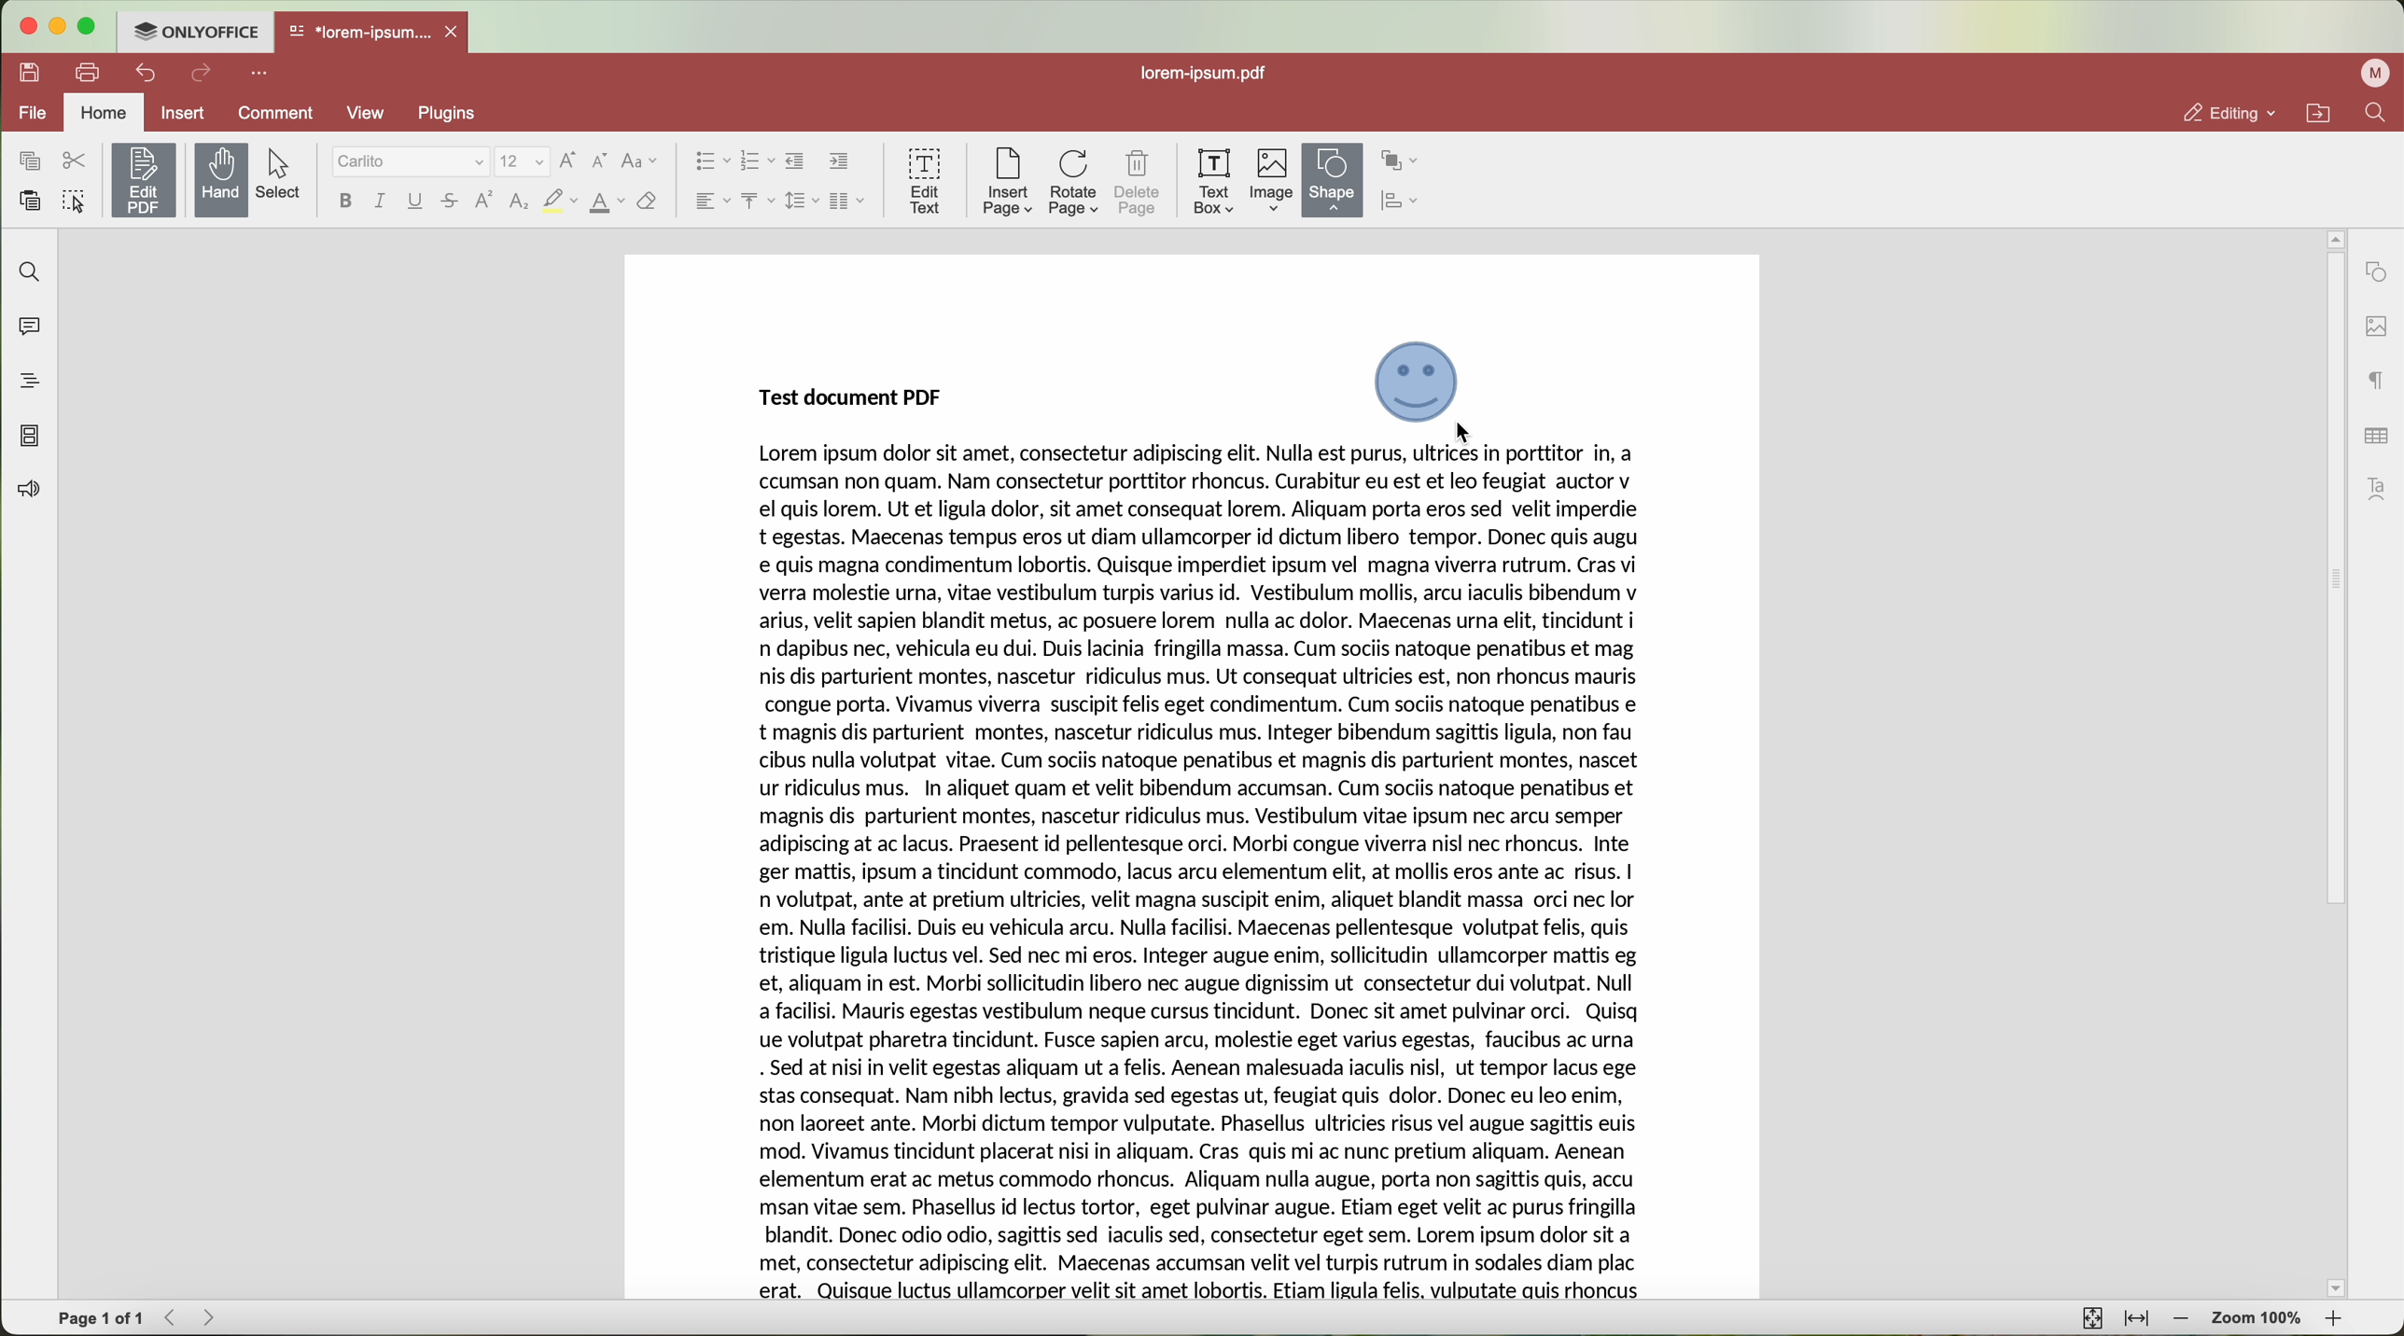 Image resolution: width=2404 pixels, height=1336 pixels. I want to click on lorem-ipsum.pdf, so click(1212, 74).